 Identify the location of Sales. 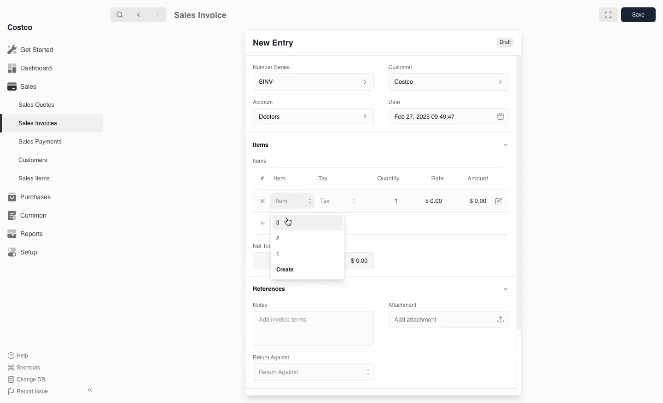
(21, 86).